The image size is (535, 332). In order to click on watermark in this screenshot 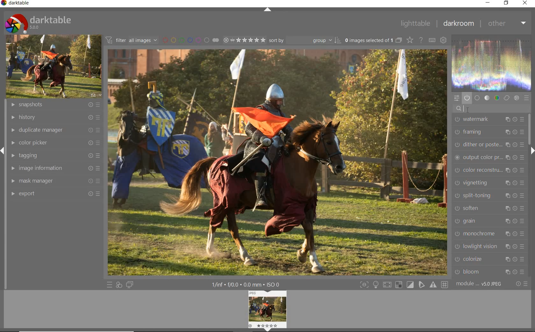, I will do `click(488, 120)`.